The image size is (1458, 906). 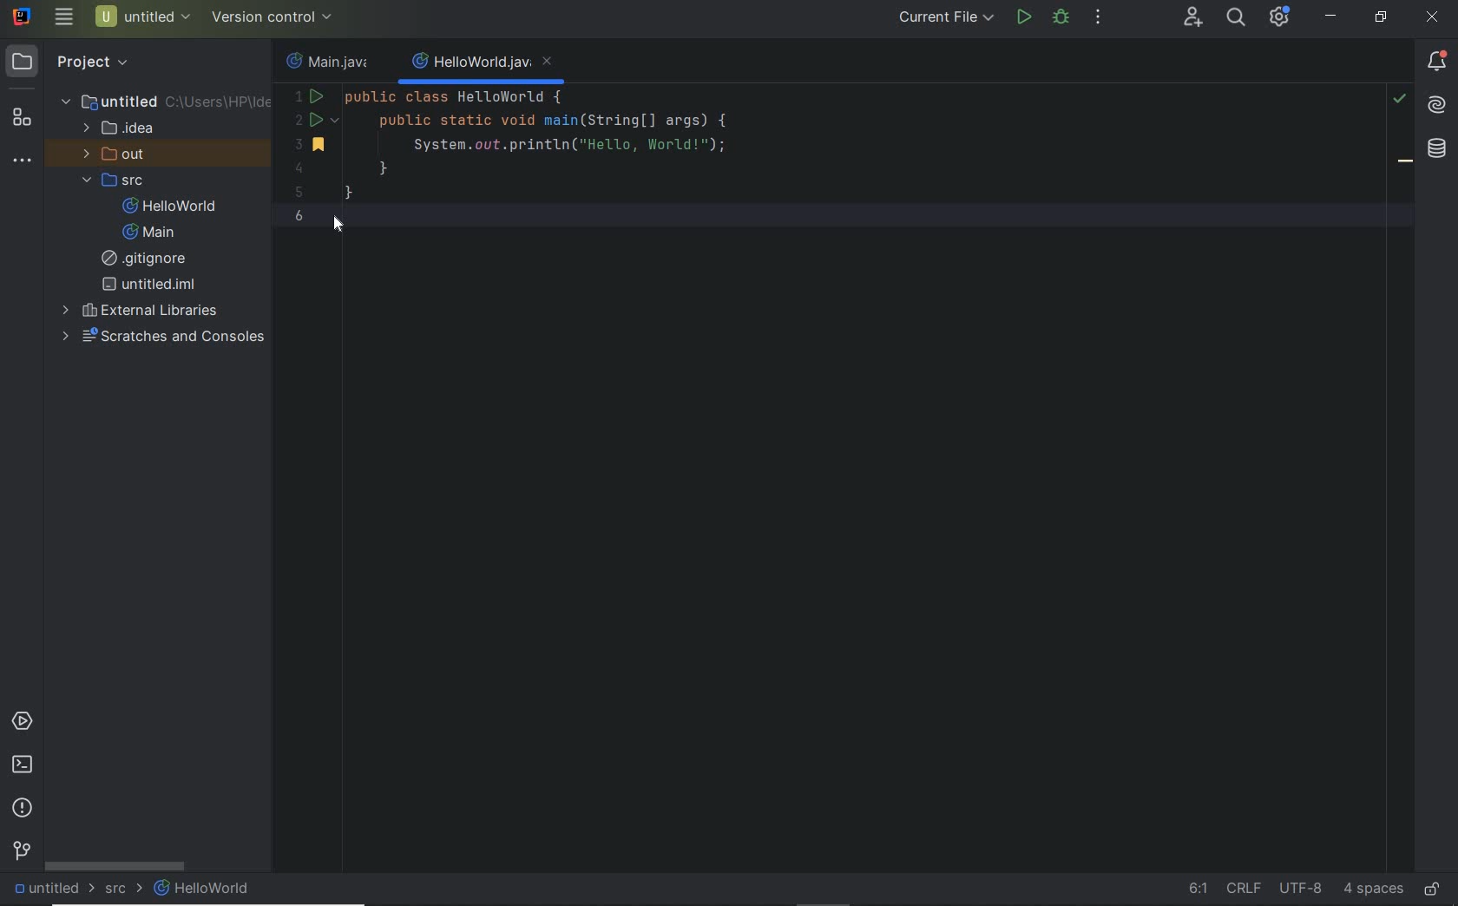 I want to click on current line, so click(x=846, y=214).